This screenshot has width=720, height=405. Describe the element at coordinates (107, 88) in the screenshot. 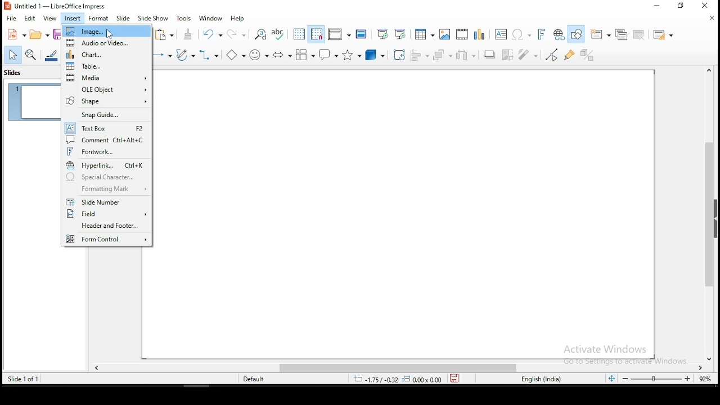

I see `OLE project` at that location.